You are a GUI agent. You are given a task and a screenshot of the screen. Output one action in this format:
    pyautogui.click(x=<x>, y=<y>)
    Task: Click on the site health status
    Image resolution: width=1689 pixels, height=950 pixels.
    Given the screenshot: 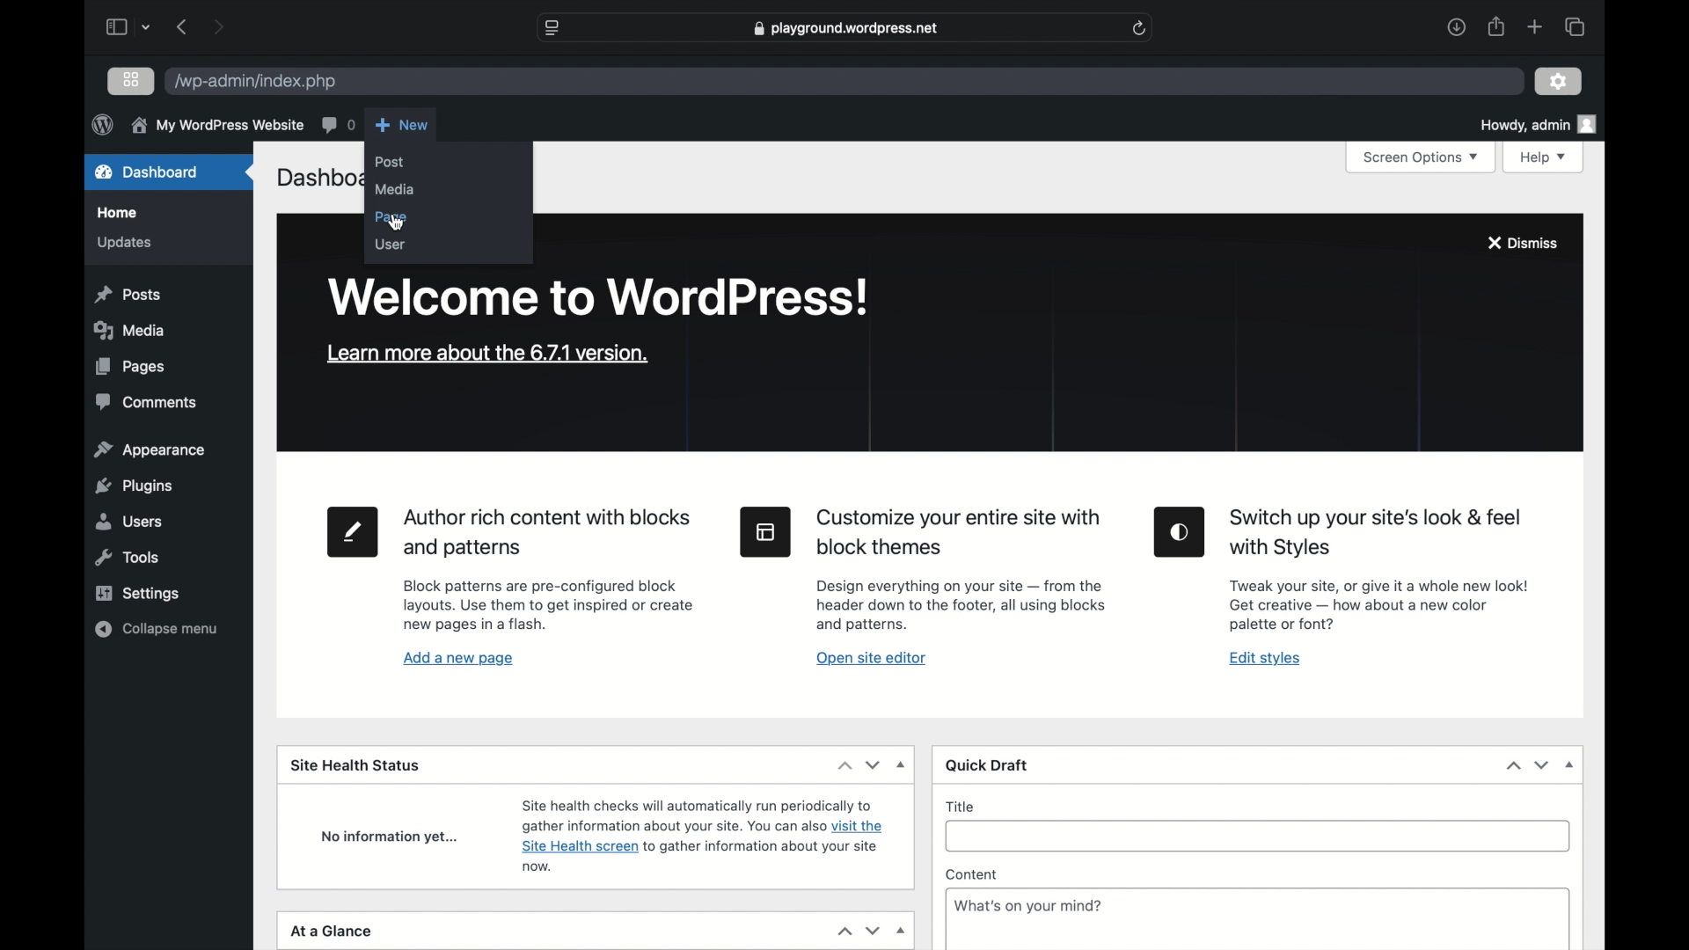 What is the action you would take?
    pyautogui.click(x=355, y=764)
    